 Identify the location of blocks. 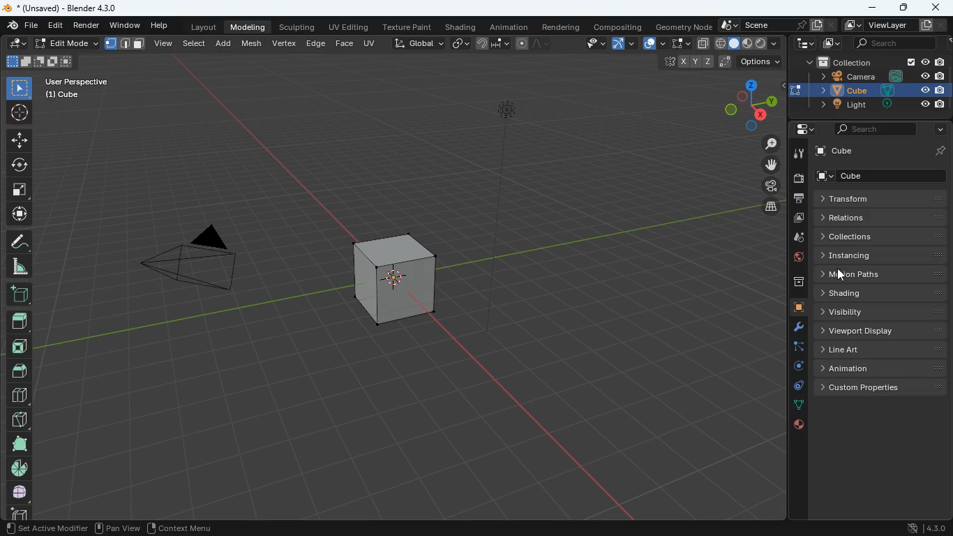
(18, 396).